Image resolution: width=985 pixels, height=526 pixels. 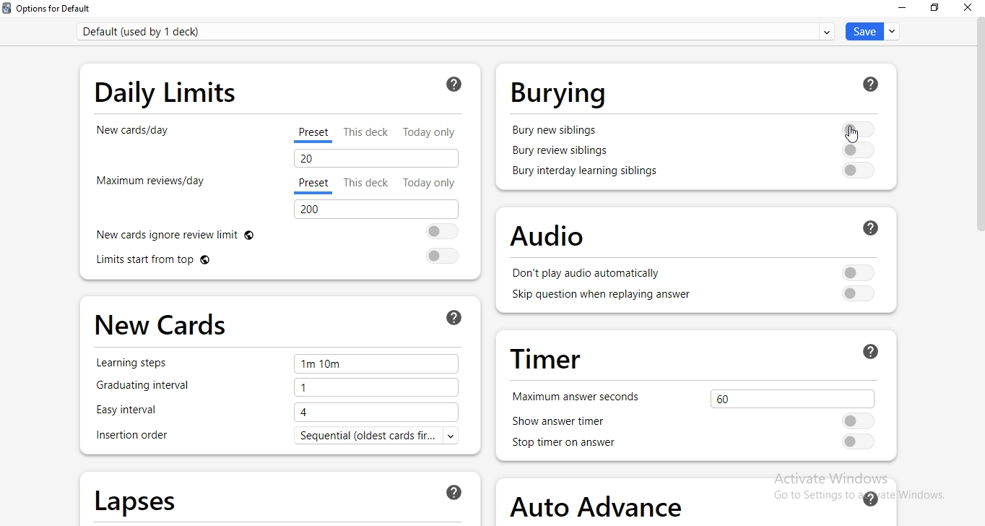 I want to click on show answer time, so click(x=572, y=422).